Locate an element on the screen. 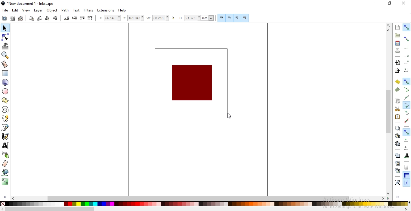 The width and height of the screenshot is (411, 211). 66.146 is located at coordinates (113, 18).